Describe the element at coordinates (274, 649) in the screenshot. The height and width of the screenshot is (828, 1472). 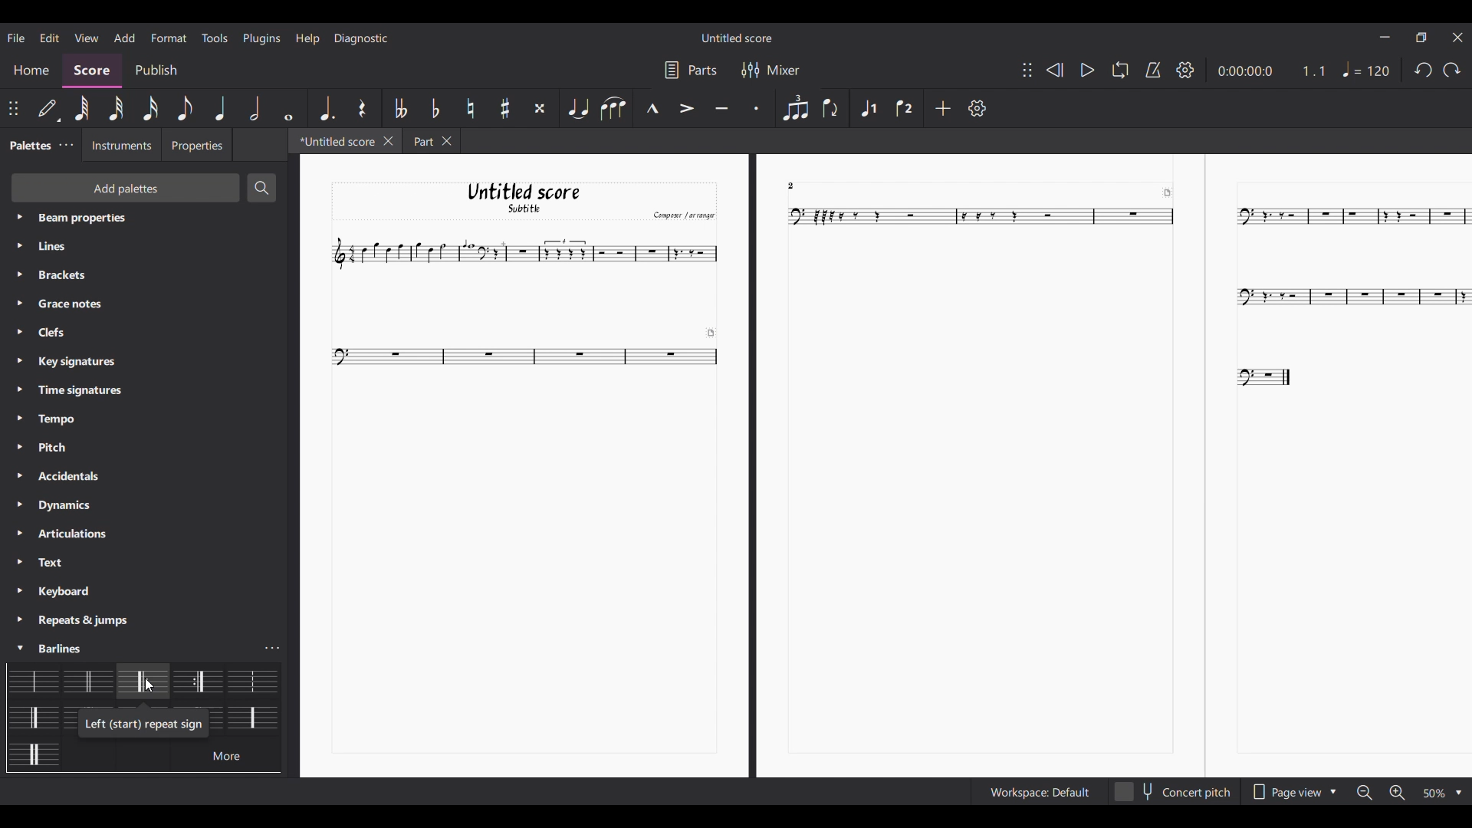
I see `Barline settings` at that location.